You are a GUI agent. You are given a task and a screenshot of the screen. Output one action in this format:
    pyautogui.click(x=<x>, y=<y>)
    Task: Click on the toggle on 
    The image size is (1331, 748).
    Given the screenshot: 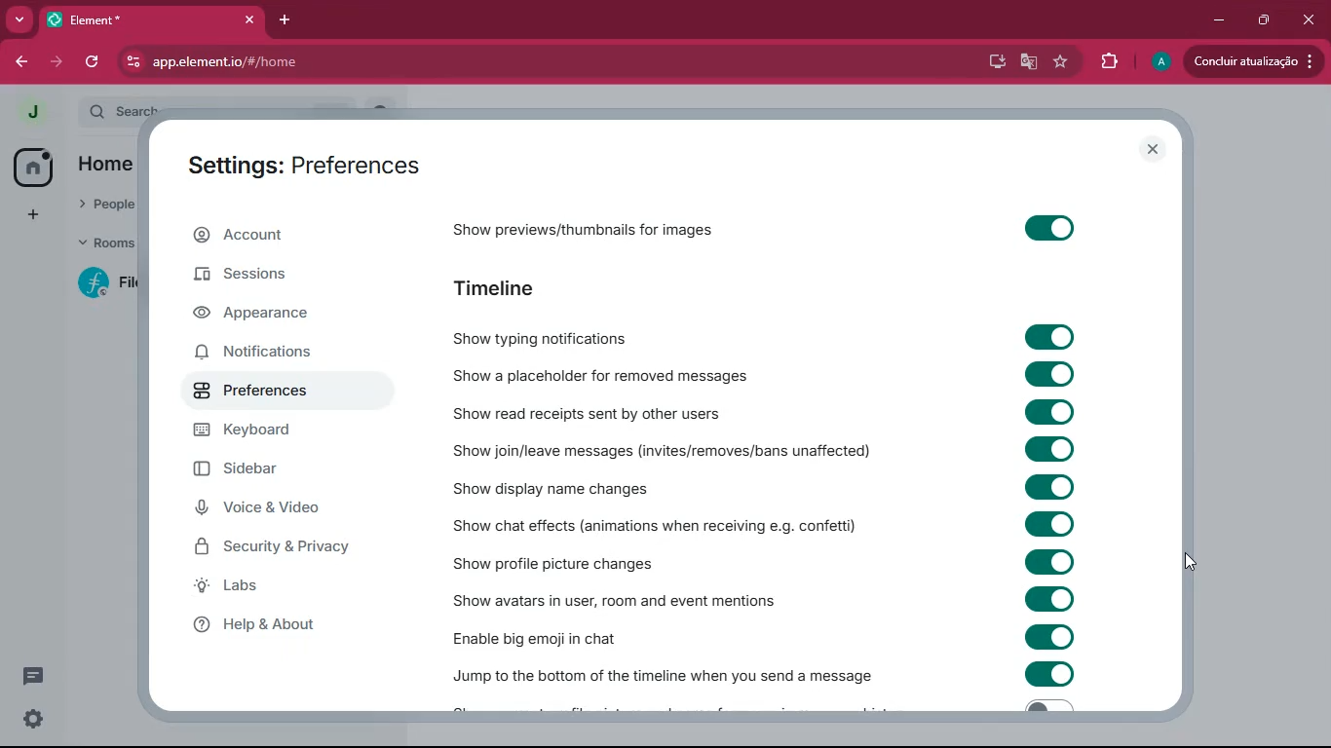 What is the action you would take?
    pyautogui.click(x=1046, y=232)
    